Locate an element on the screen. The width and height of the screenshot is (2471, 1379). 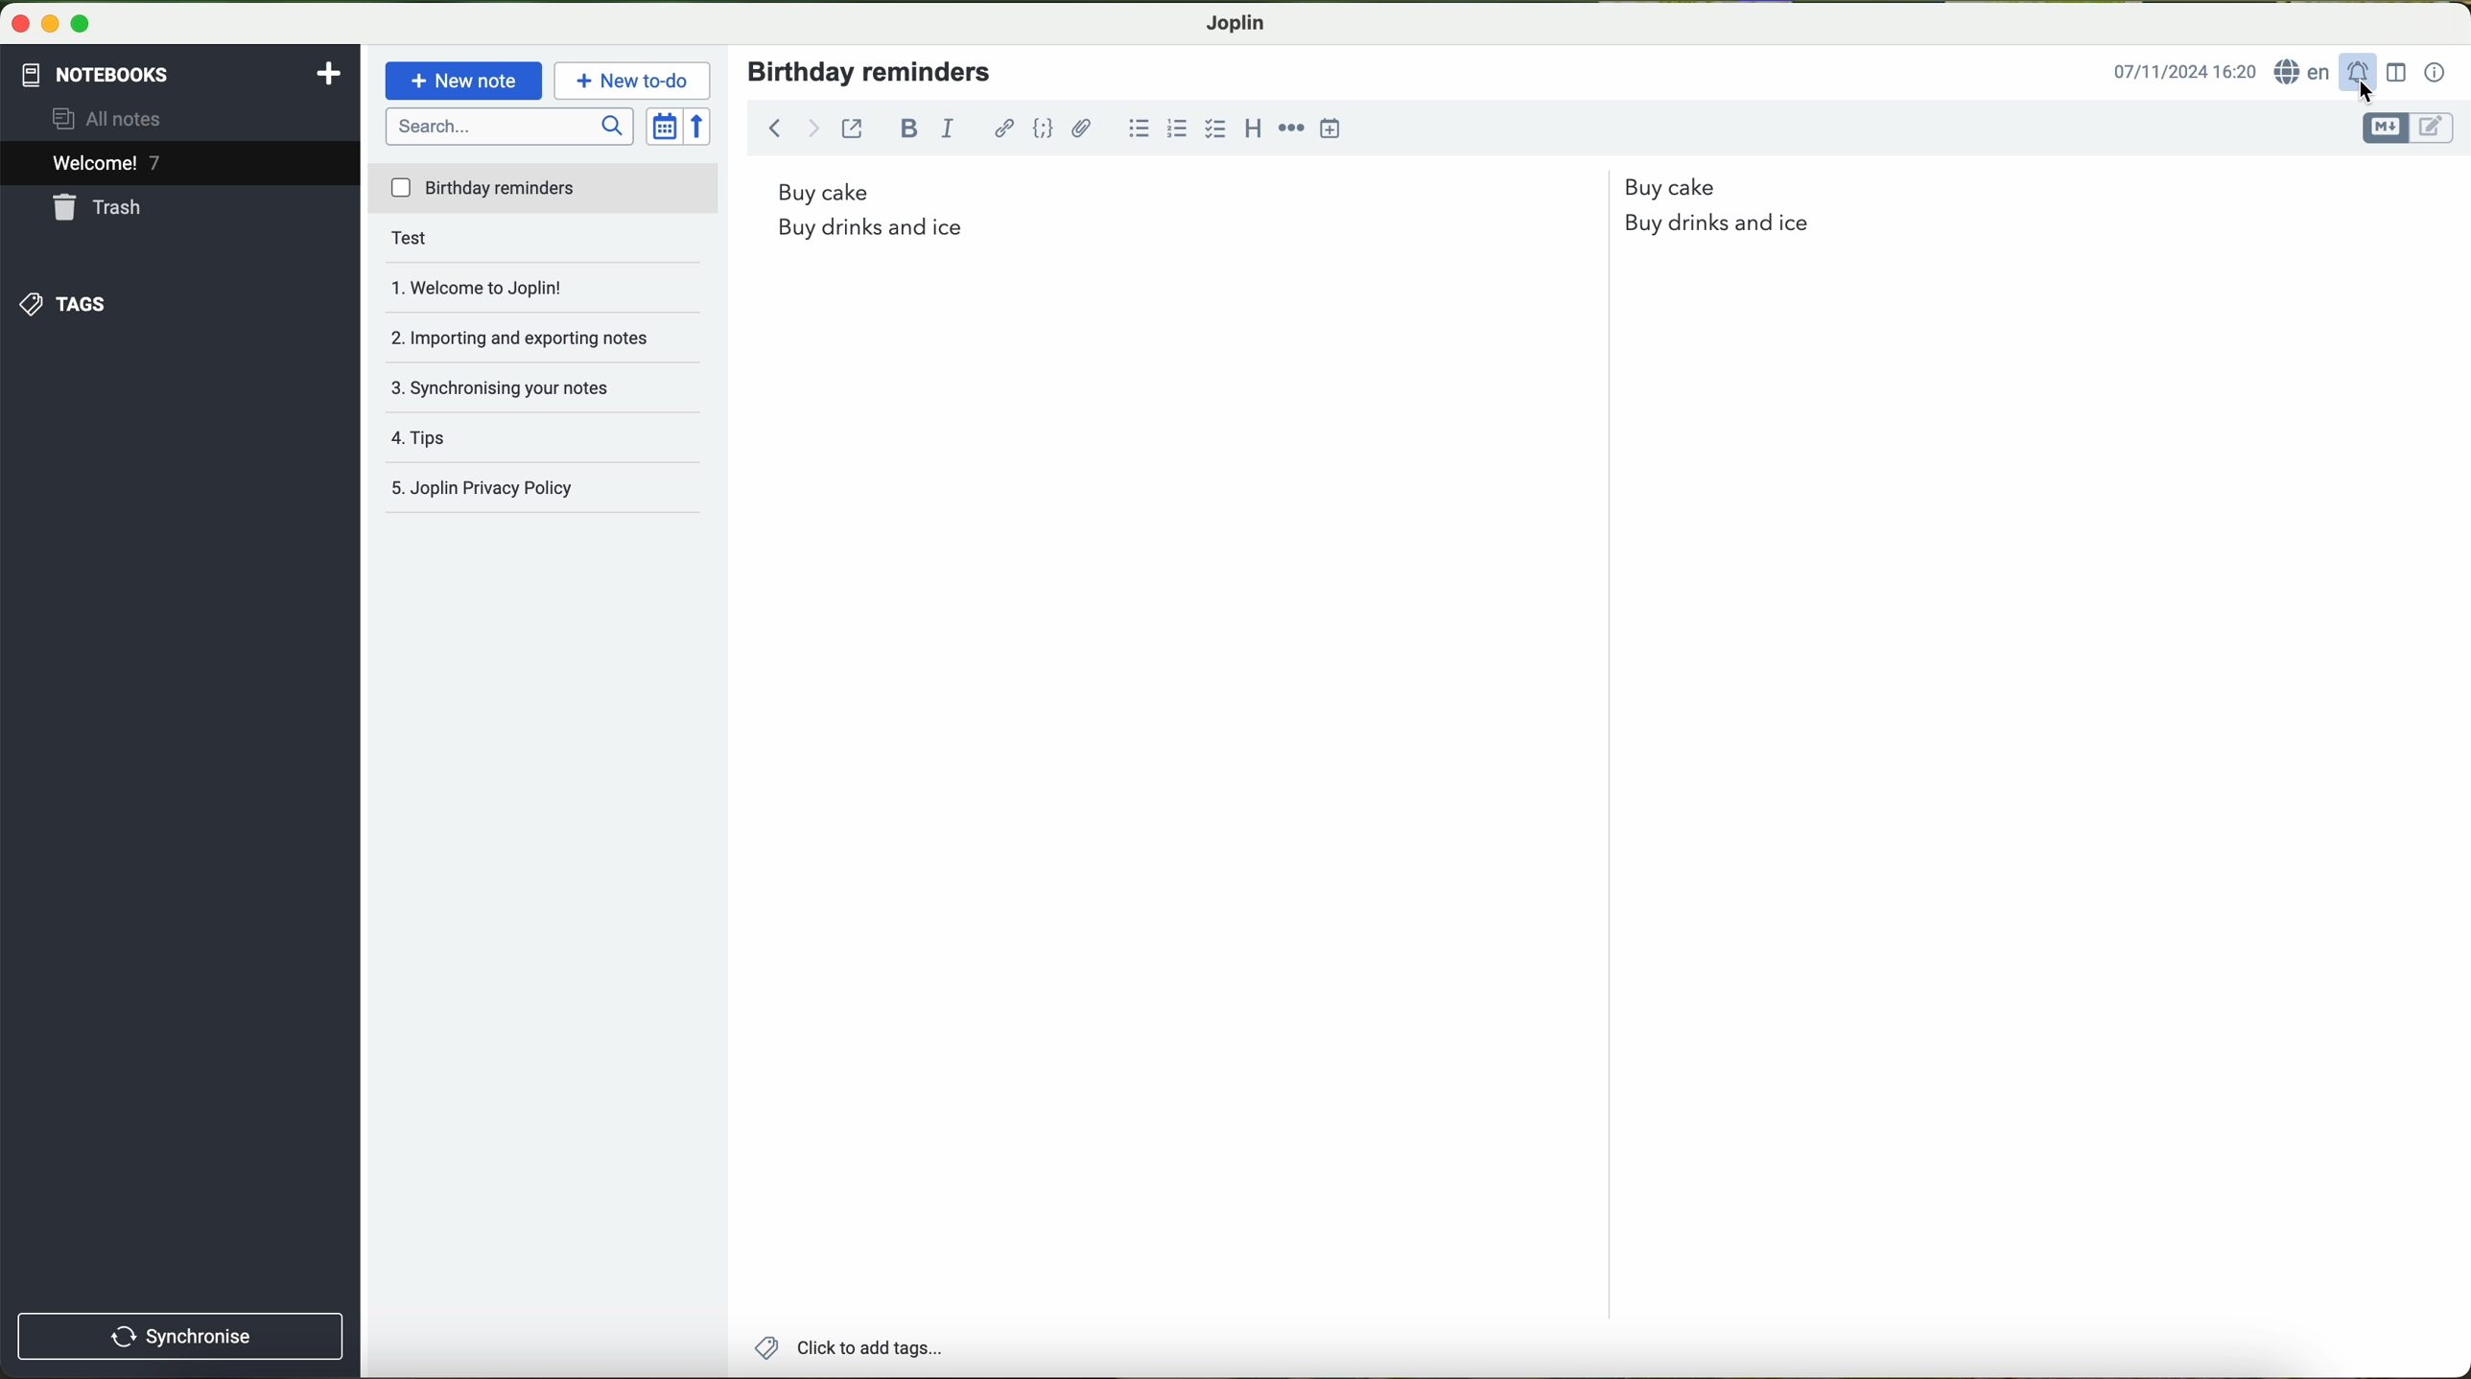
date and hour is located at coordinates (2185, 72).